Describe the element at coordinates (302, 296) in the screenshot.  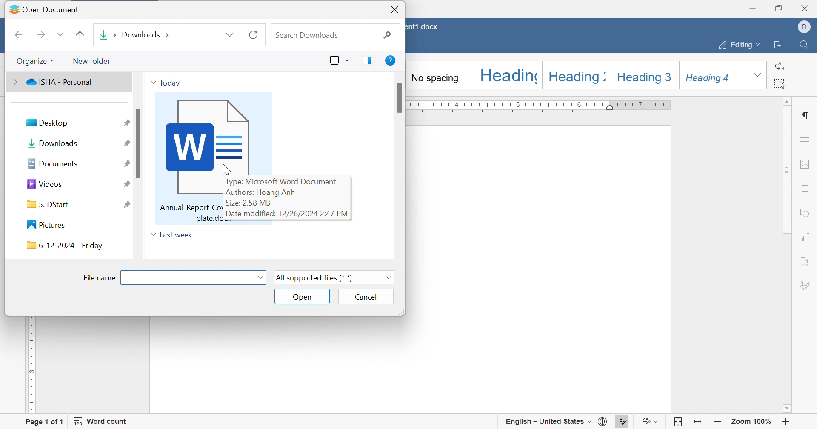
I see `open` at that location.